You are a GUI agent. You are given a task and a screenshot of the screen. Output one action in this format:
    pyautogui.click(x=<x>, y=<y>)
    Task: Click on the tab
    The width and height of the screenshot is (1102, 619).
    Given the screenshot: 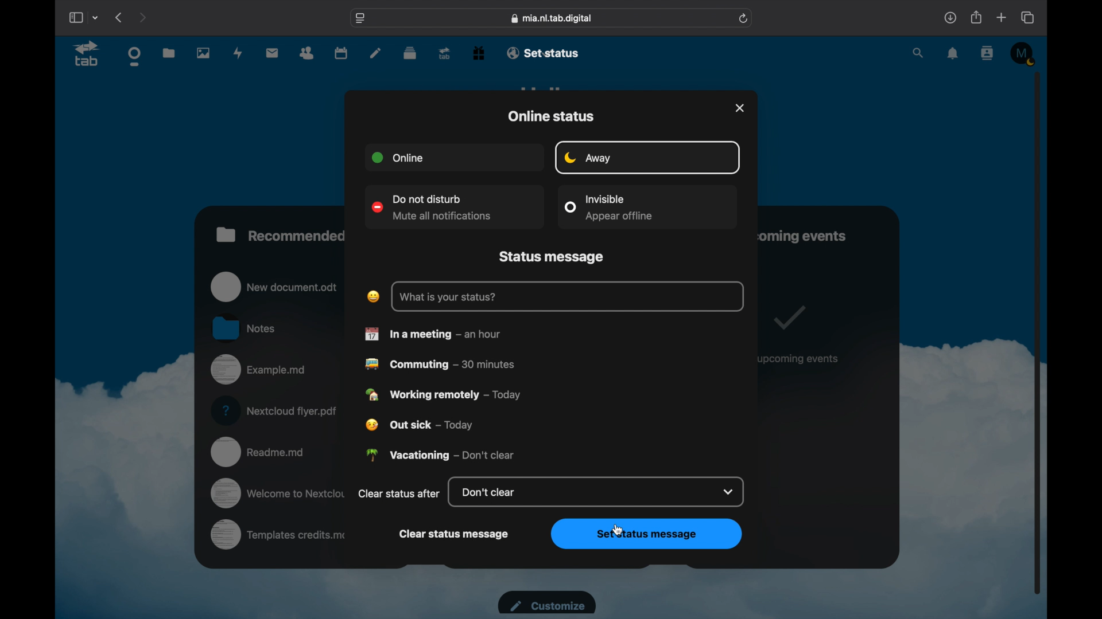 What is the action you would take?
    pyautogui.click(x=445, y=53)
    